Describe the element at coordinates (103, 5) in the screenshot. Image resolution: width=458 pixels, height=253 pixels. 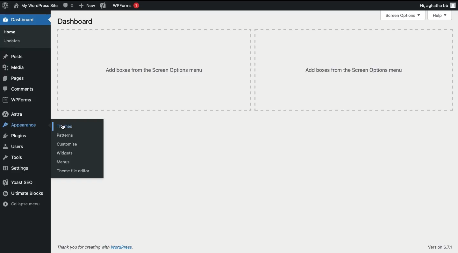
I see `Yoast` at that location.